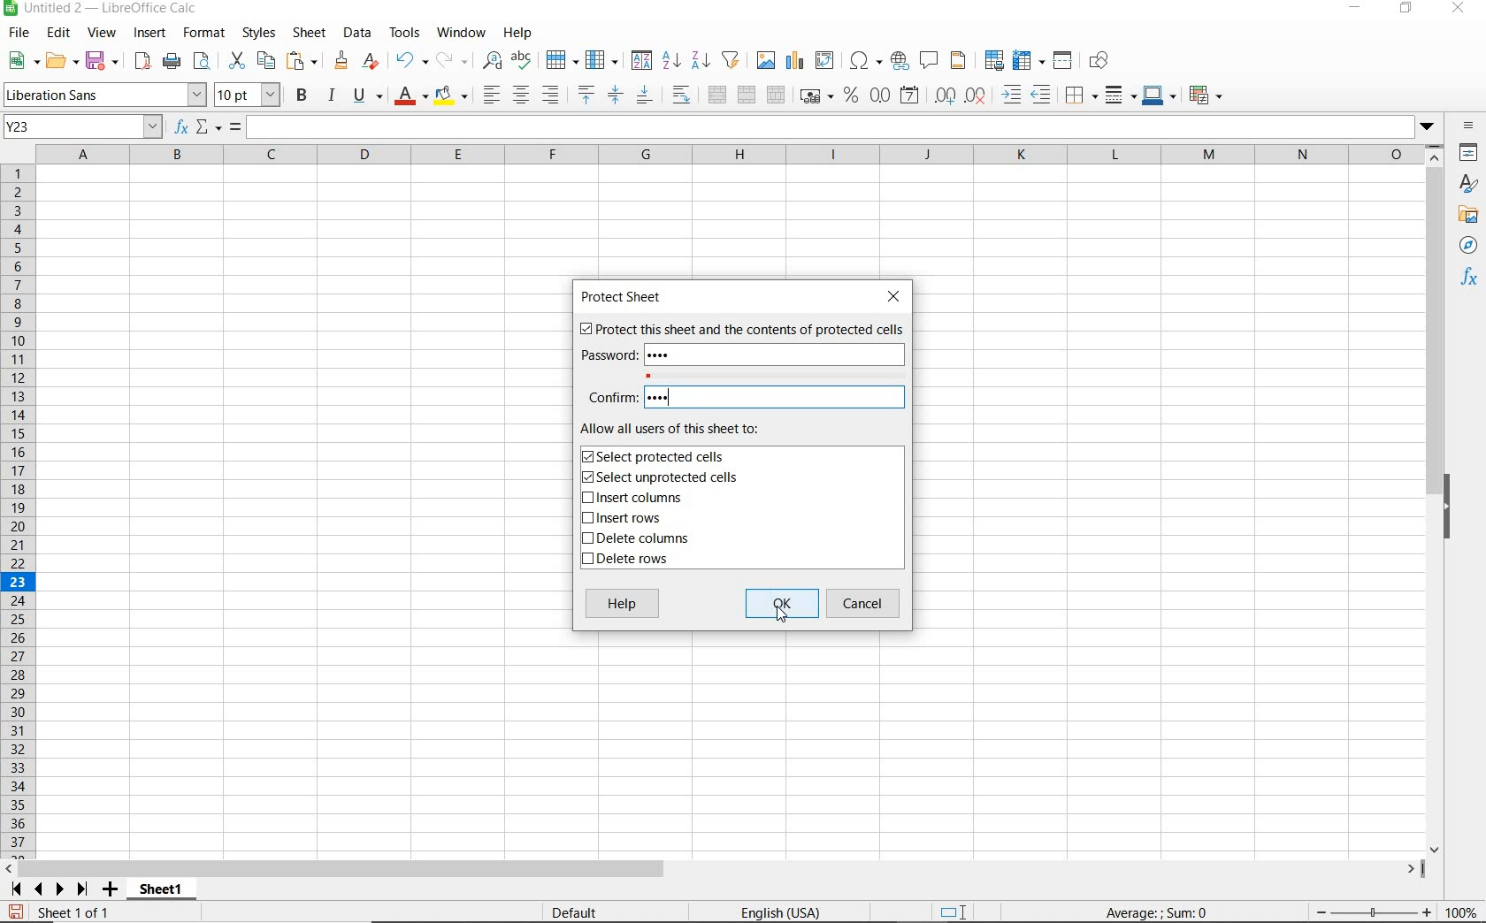 The image size is (1486, 923). What do you see at coordinates (898, 296) in the screenshot?
I see `CLOSE` at bounding box center [898, 296].